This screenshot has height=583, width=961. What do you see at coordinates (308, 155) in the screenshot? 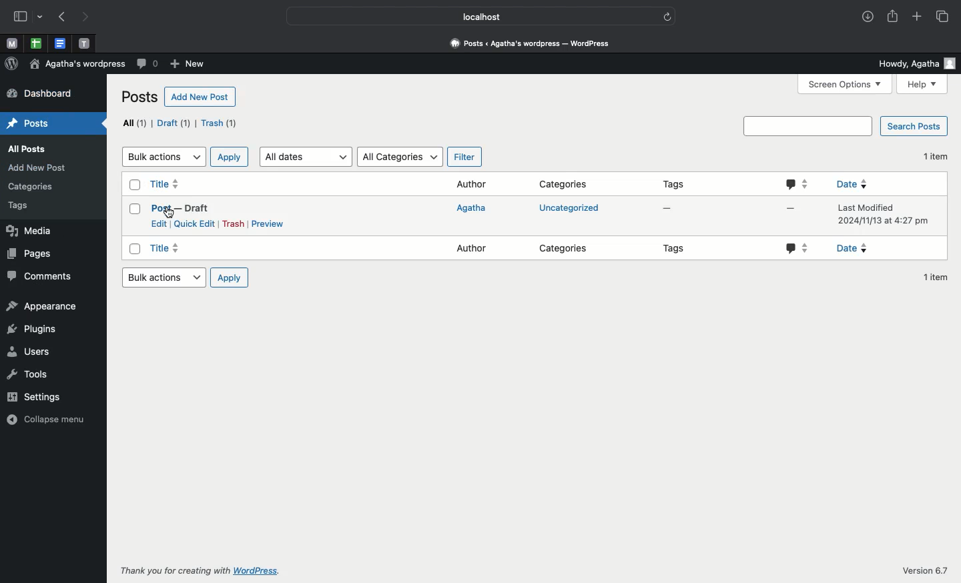
I see `All dates` at bounding box center [308, 155].